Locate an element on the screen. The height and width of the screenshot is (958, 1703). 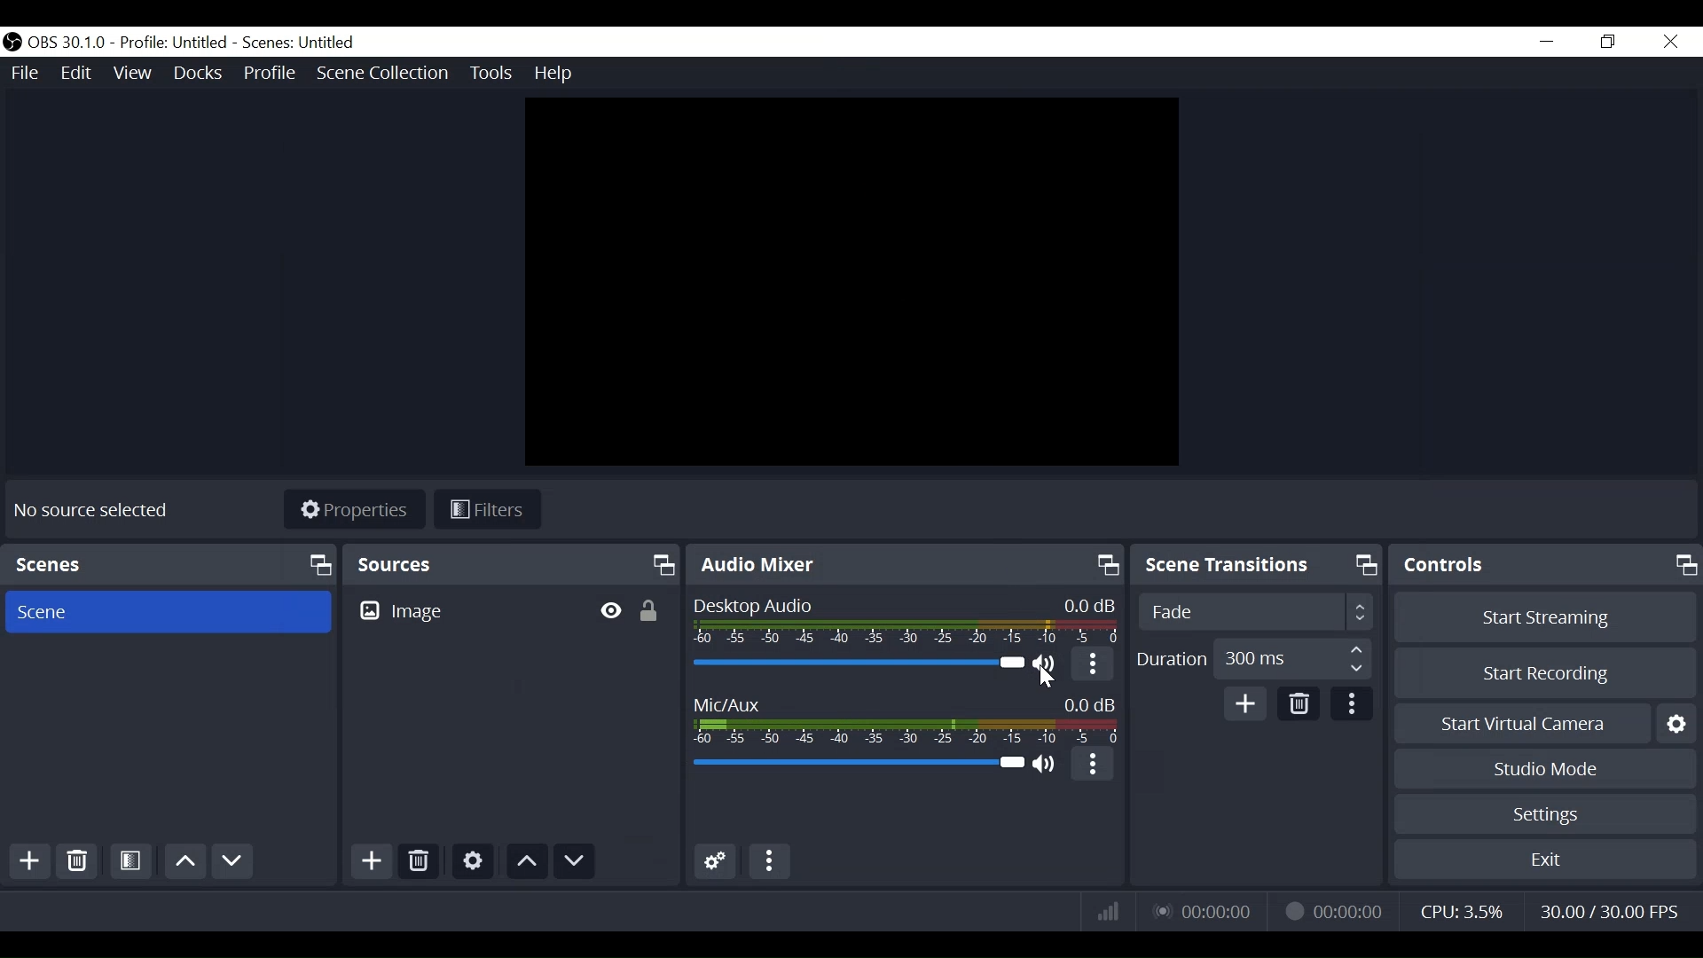
Scenes is located at coordinates (169, 566).